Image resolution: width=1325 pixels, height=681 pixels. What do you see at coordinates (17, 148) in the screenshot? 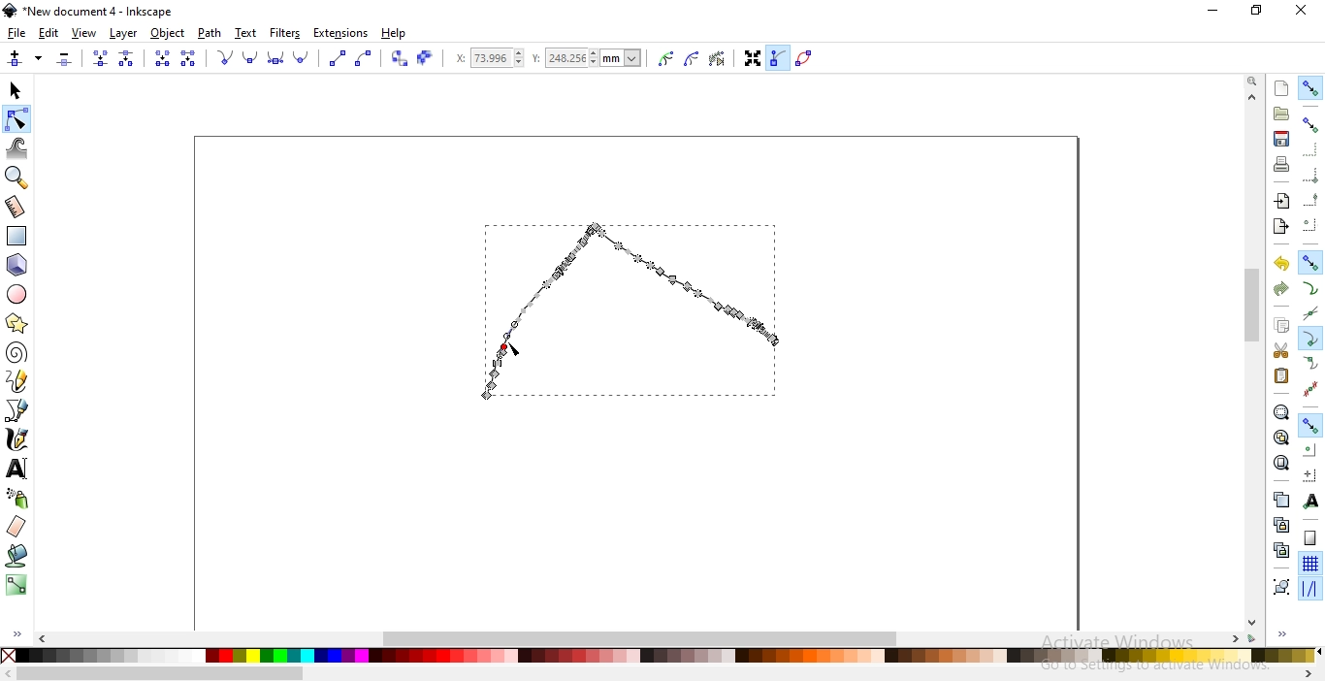
I see `tweak objects by sculpting or painting ` at bounding box center [17, 148].